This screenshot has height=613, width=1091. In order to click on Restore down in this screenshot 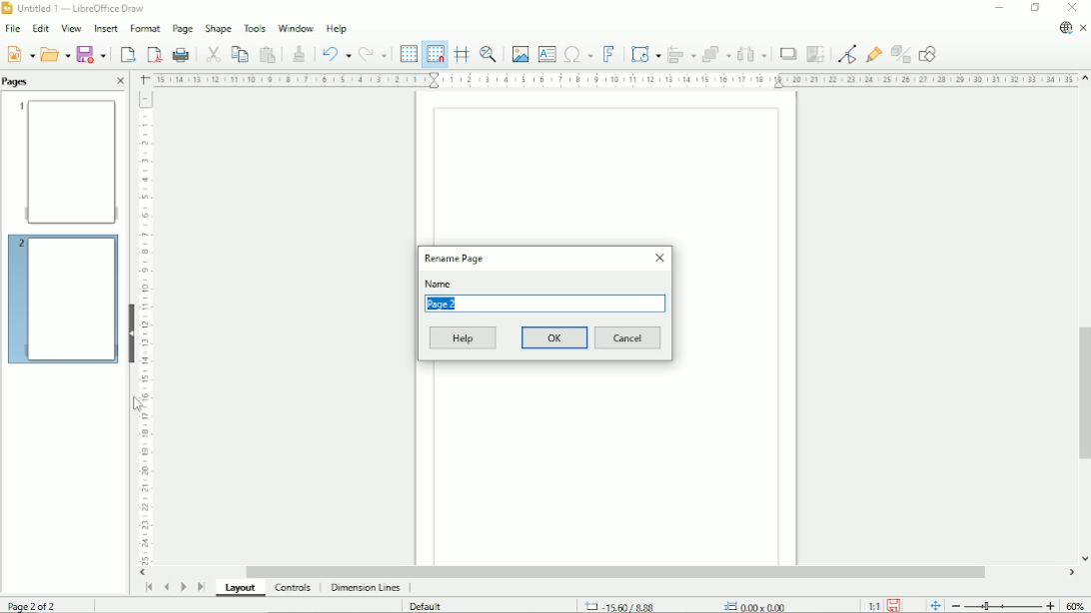, I will do `click(1035, 8)`.